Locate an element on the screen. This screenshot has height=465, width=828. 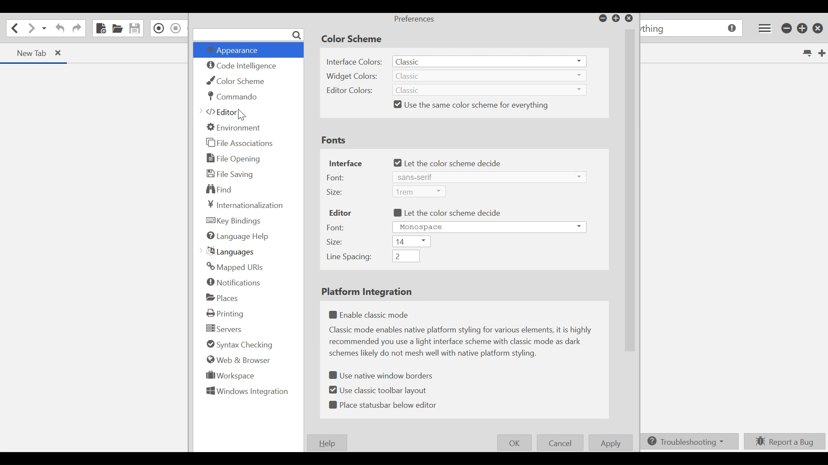
Workspace is located at coordinates (231, 375).